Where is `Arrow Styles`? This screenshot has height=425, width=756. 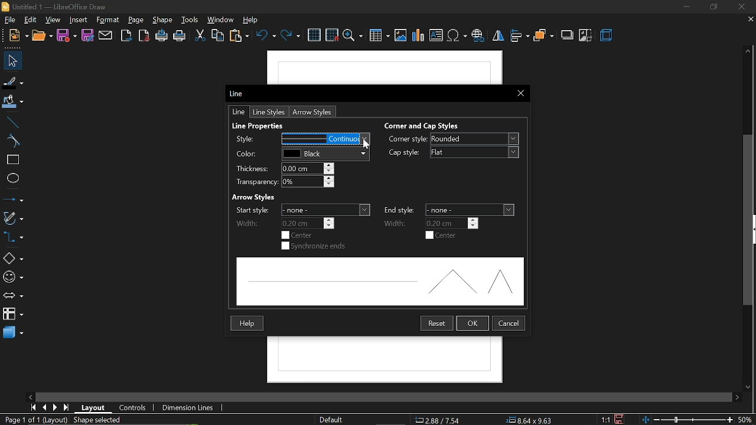 Arrow Styles is located at coordinates (260, 196).